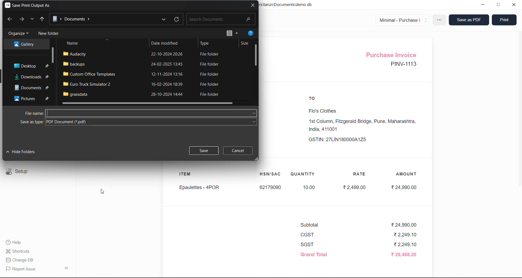 The width and height of the screenshot is (522, 278). What do you see at coordinates (361, 254) in the screenshot?
I see `Grand Total ₹ 29,488.20` at bounding box center [361, 254].